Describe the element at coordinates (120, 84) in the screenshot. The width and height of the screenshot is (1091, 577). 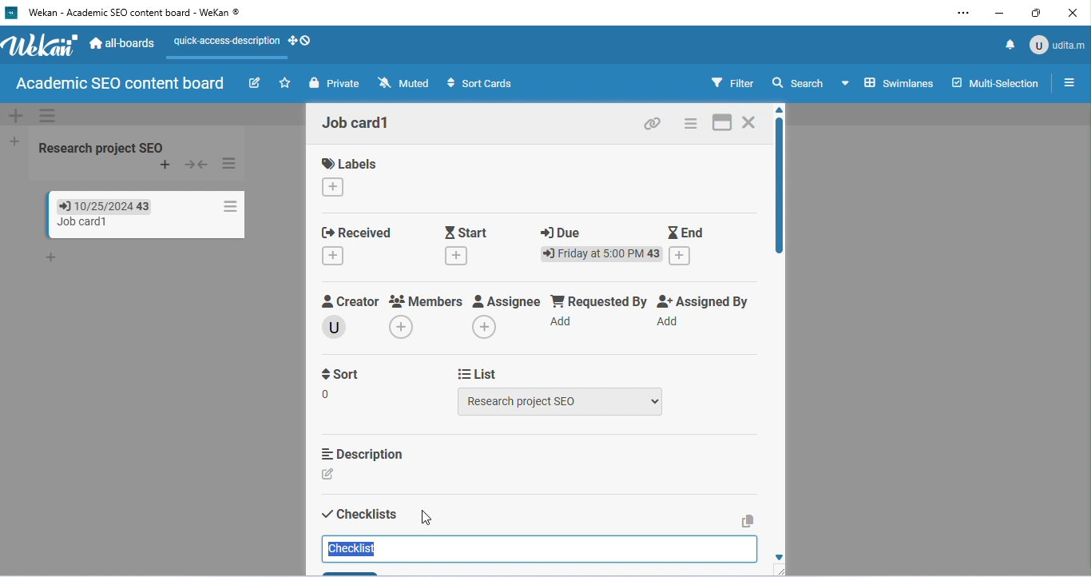
I see `board name: academic SEO content board` at that location.